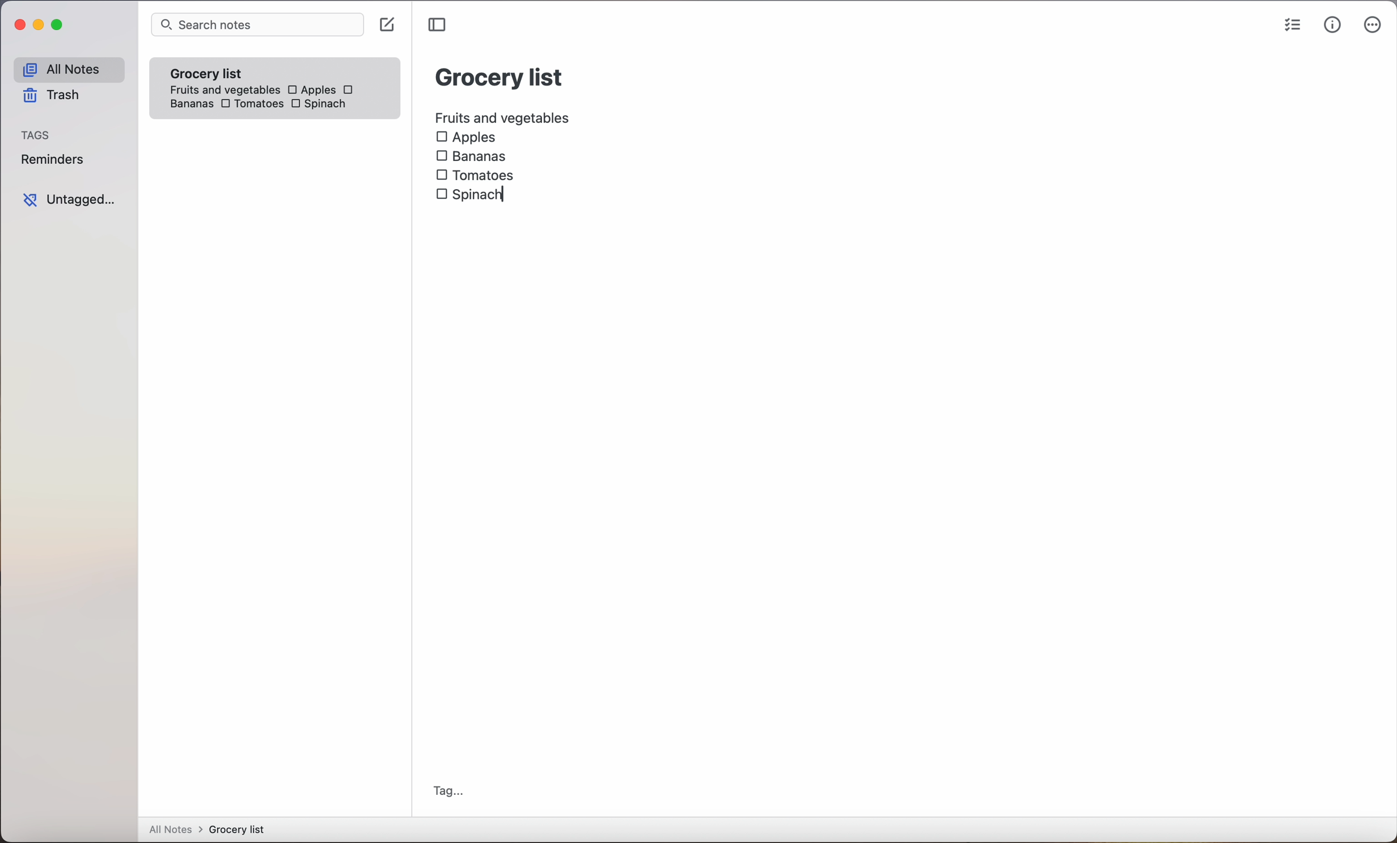  What do you see at coordinates (68, 70) in the screenshot?
I see `all notes` at bounding box center [68, 70].